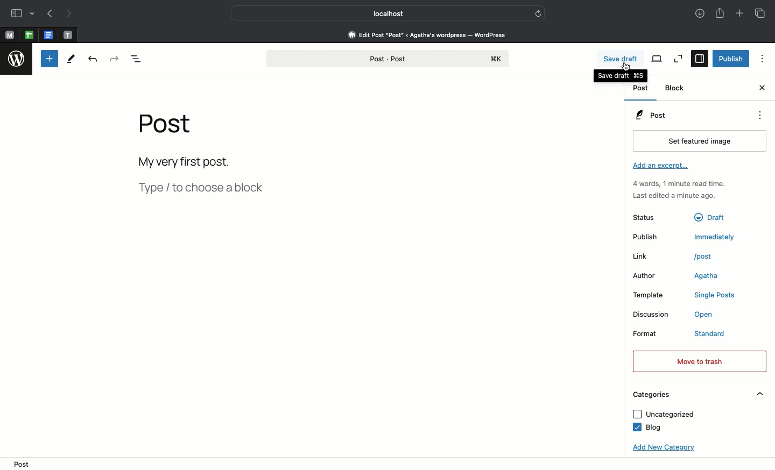 This screenshot has height=470, width=775. I want to click on Post, so click(640, 90).